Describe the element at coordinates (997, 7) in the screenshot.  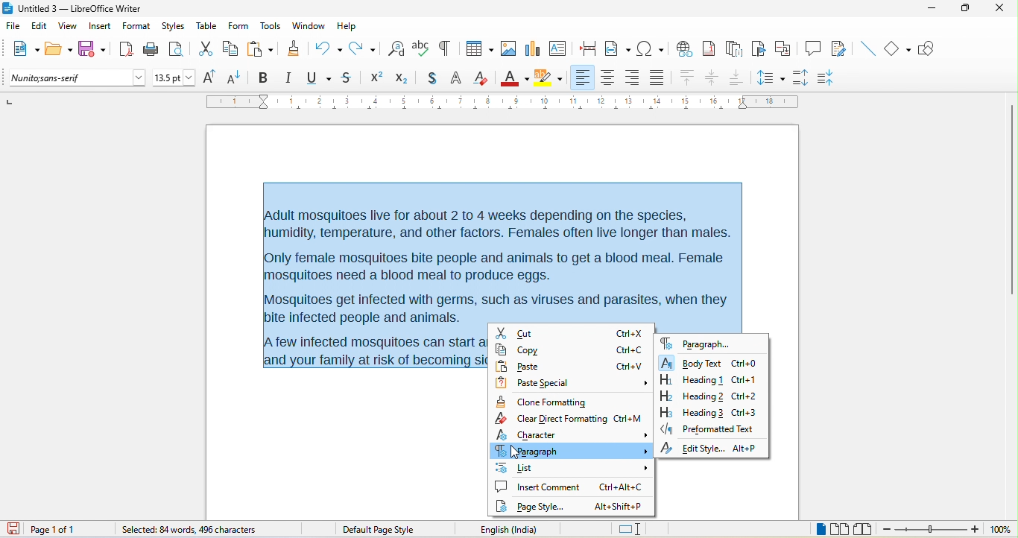
I see `close` at that location.